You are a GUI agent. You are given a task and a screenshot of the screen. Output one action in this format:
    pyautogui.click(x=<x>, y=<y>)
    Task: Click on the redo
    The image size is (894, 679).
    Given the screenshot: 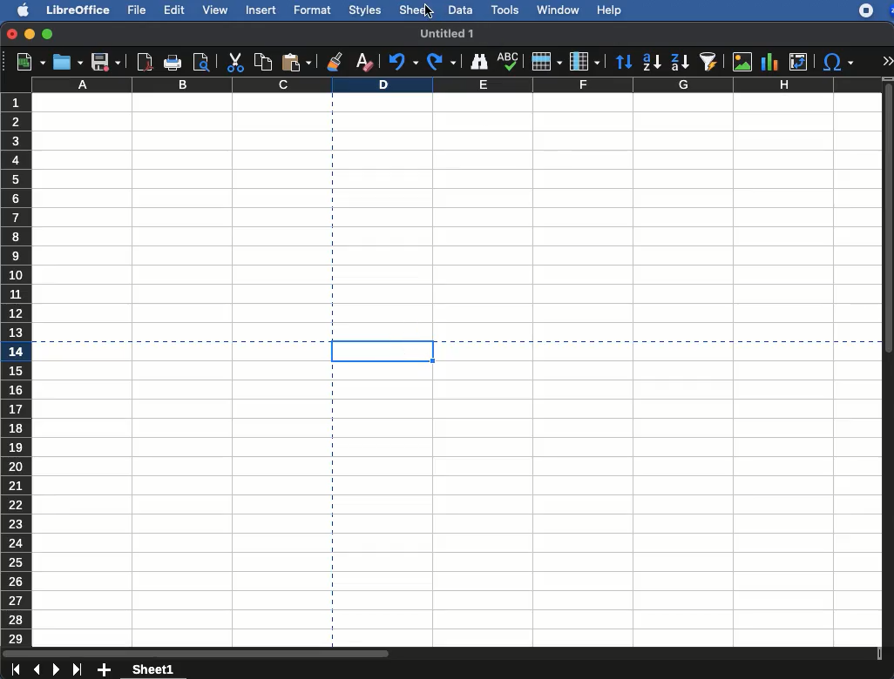 What is the action you would take?
    pyautogui.click(x=443, y=62)
    